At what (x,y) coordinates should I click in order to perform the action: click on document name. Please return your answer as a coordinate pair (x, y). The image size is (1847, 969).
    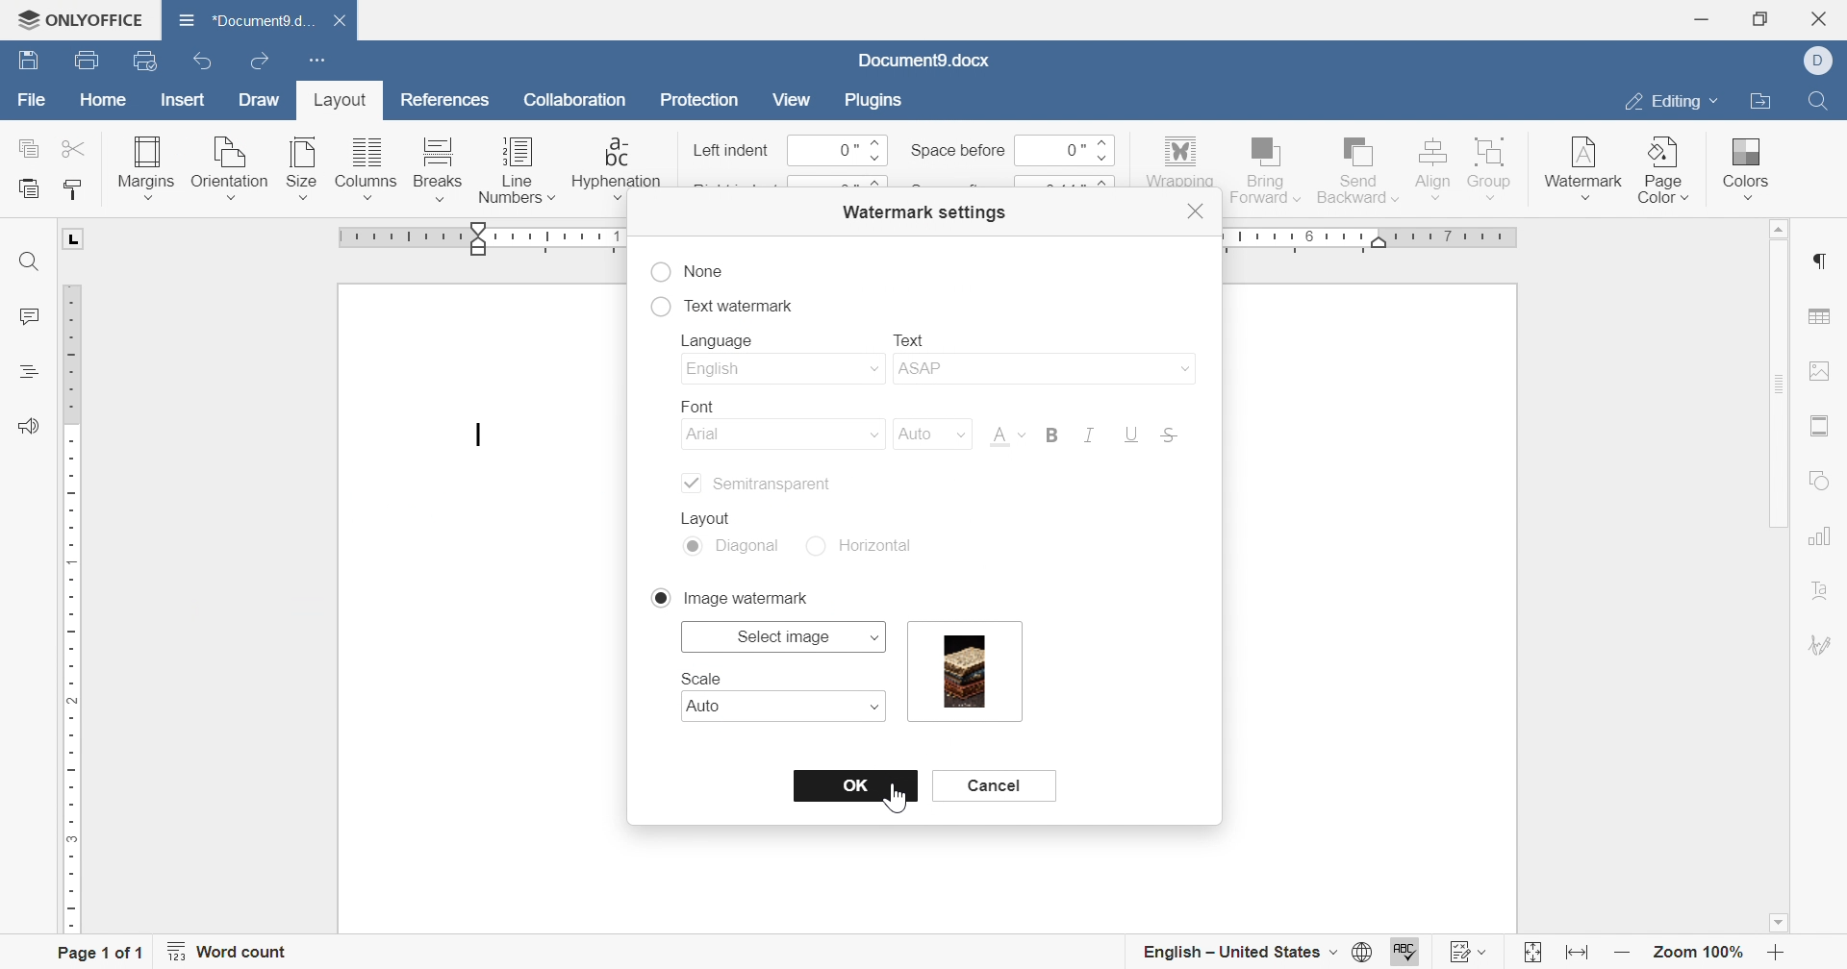
    Looking at the image, I should click on (241, 19).